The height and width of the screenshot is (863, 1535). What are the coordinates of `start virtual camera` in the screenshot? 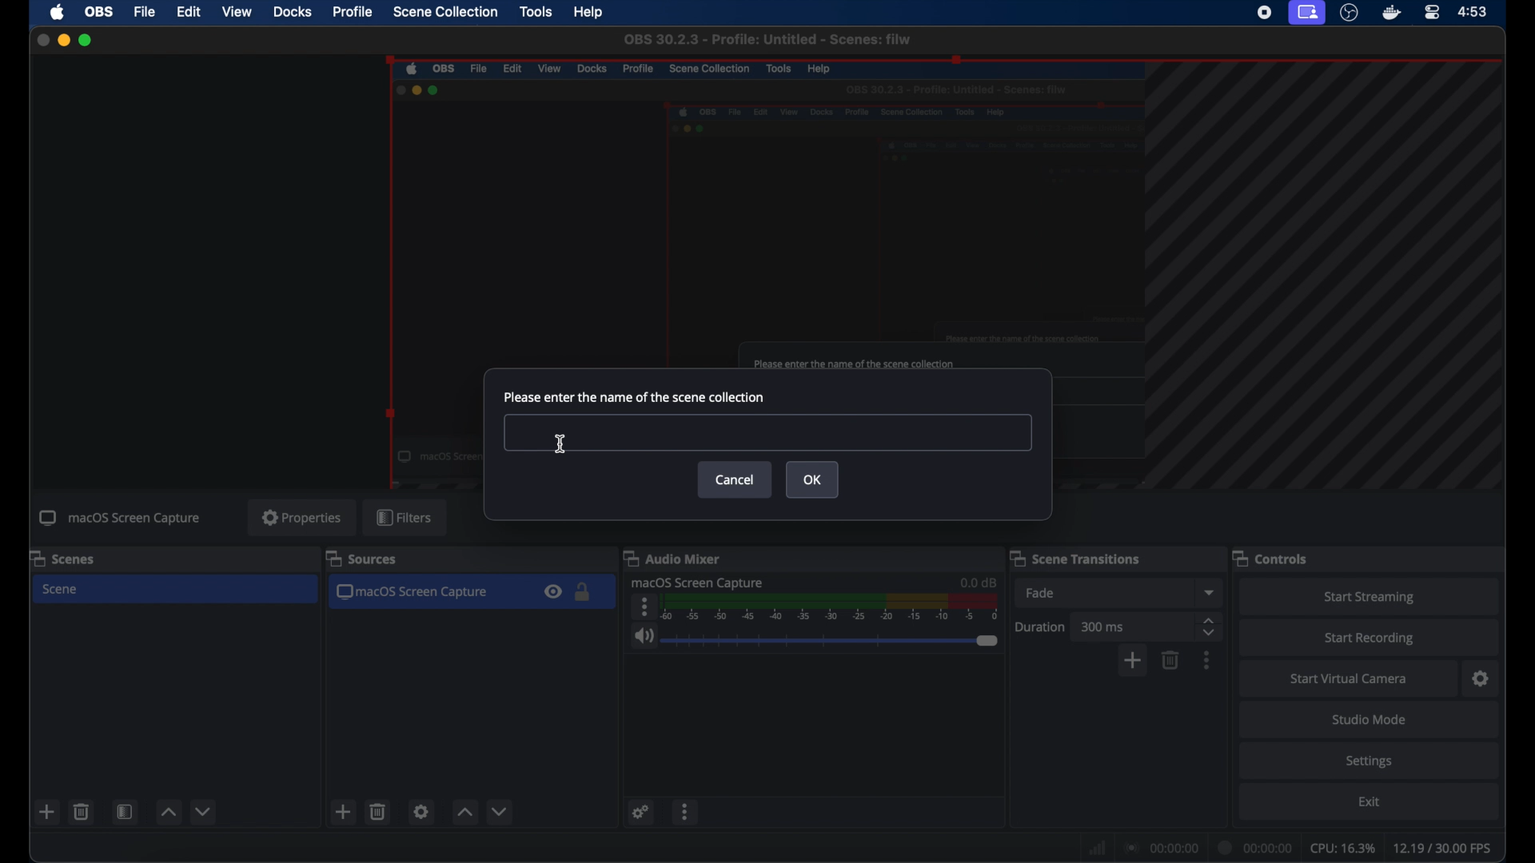 It's located at (1350, 677).